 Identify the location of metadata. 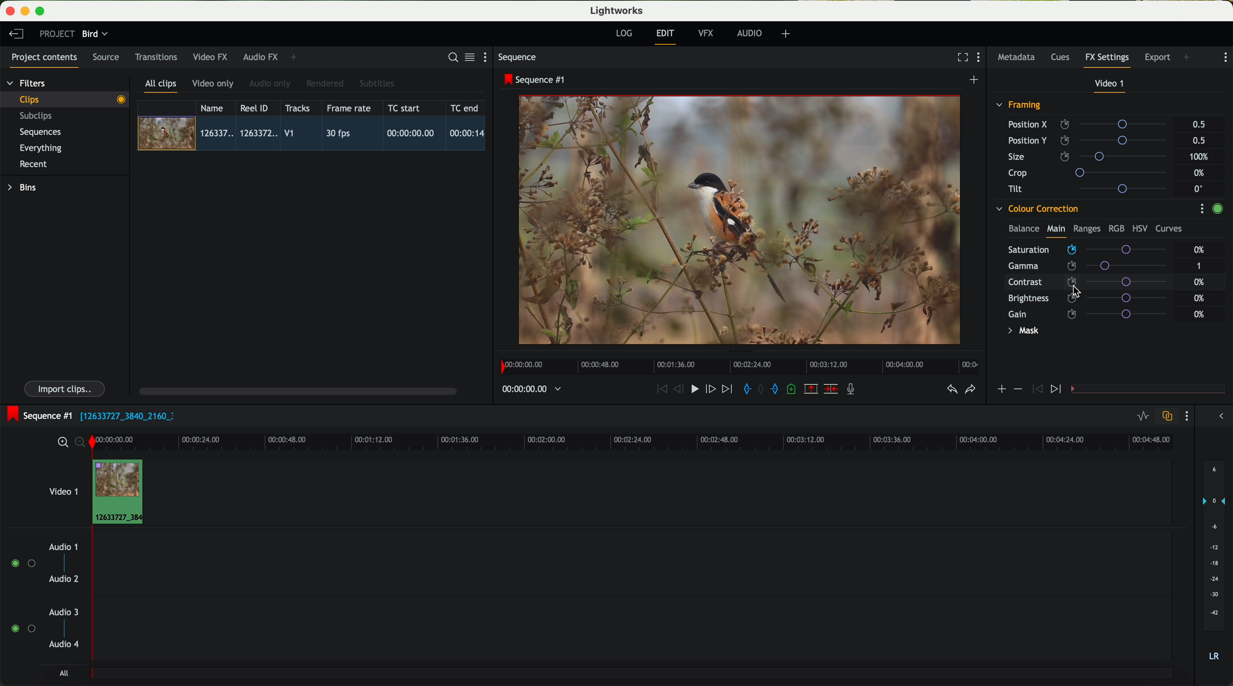
(1019, 58).